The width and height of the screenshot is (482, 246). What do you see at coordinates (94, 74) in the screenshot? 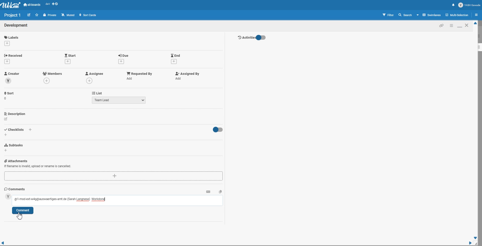
I see `Add Assignee` at bounding box center [94, 74].